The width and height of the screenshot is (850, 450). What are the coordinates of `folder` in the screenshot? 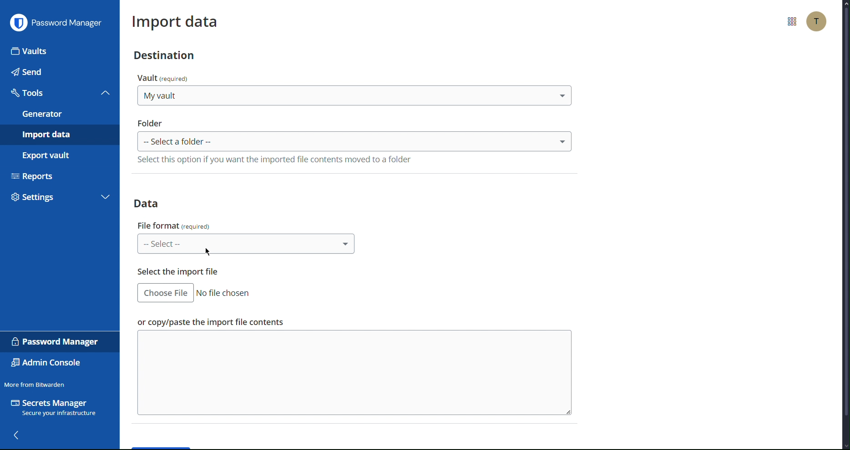 It's located at (151, 122).